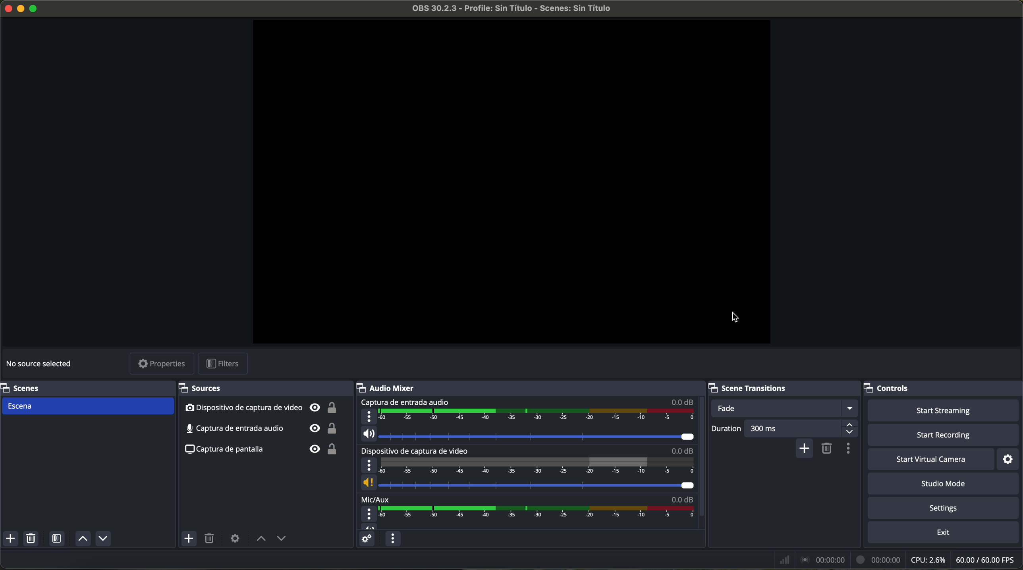  I want to click on transition properties, so click(847, 450).